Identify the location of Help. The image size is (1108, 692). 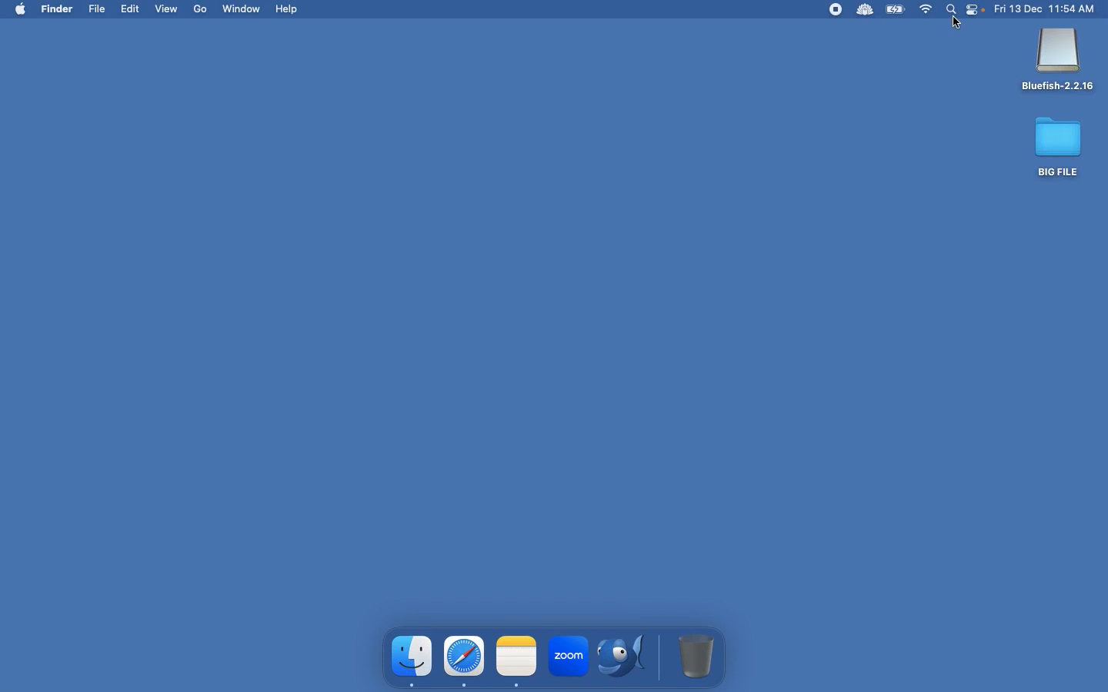
(288, 8).